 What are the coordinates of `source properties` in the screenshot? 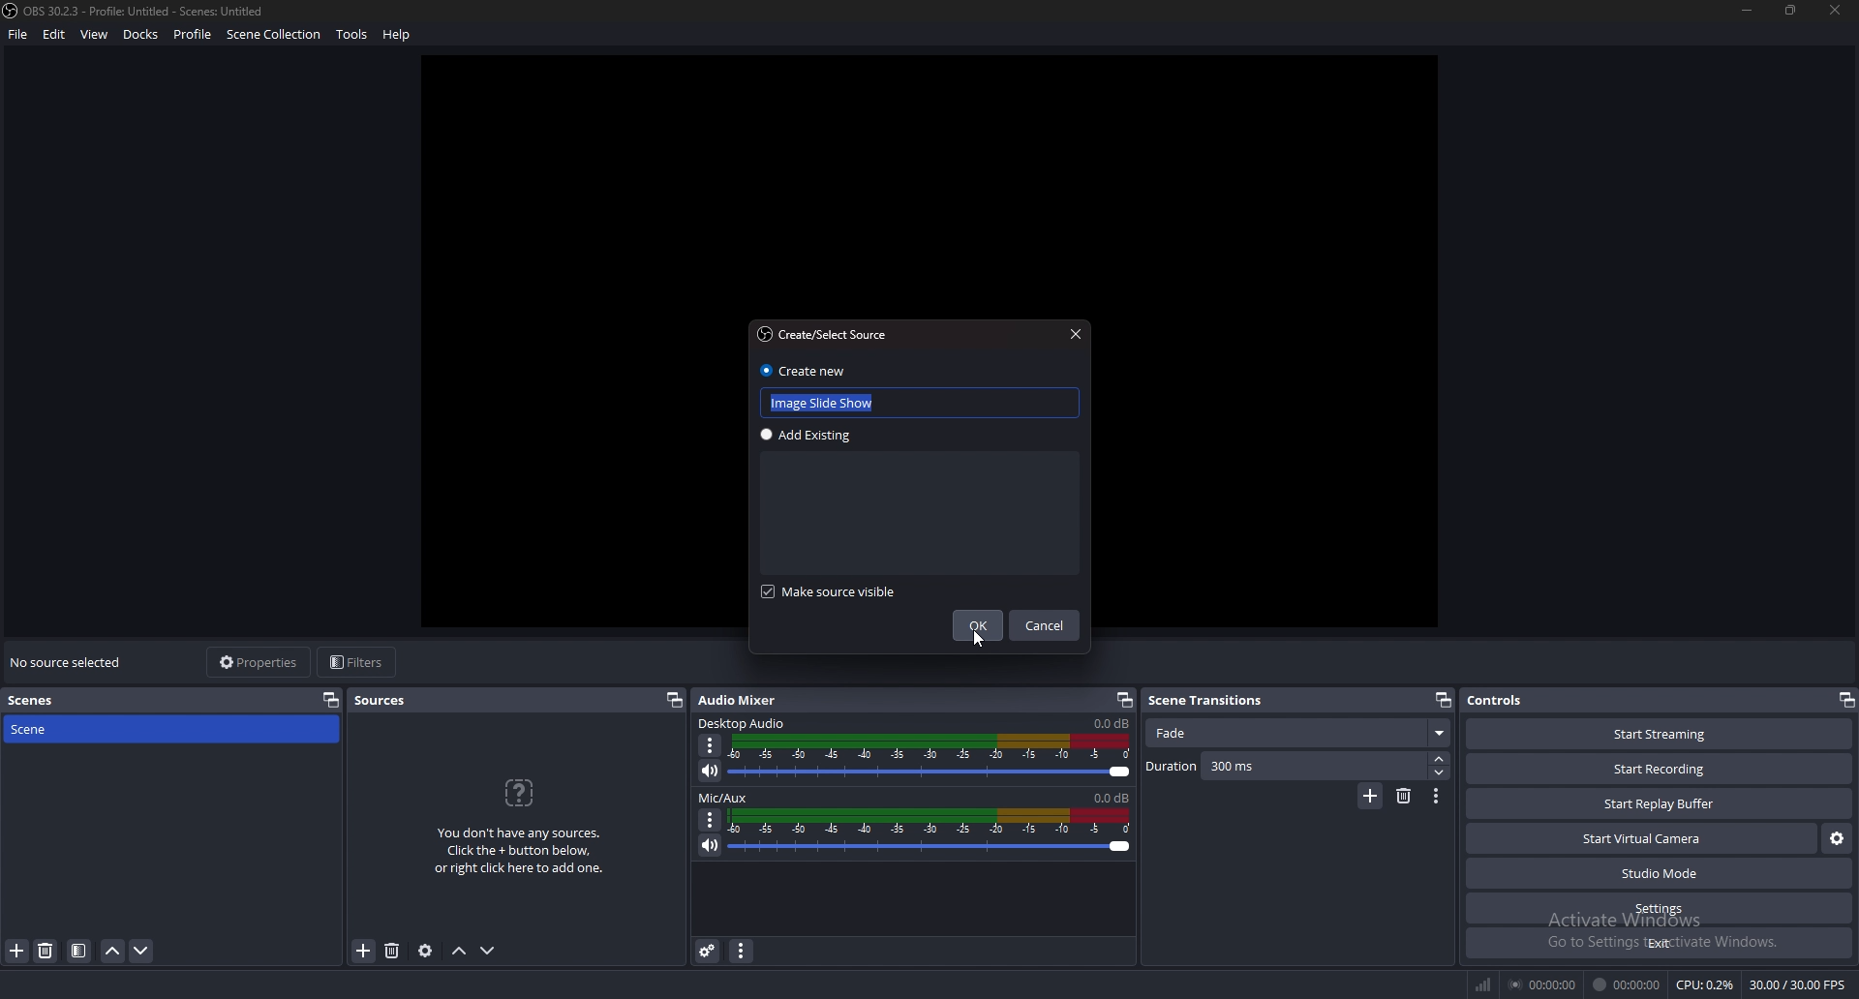 It's located at (426, 951).